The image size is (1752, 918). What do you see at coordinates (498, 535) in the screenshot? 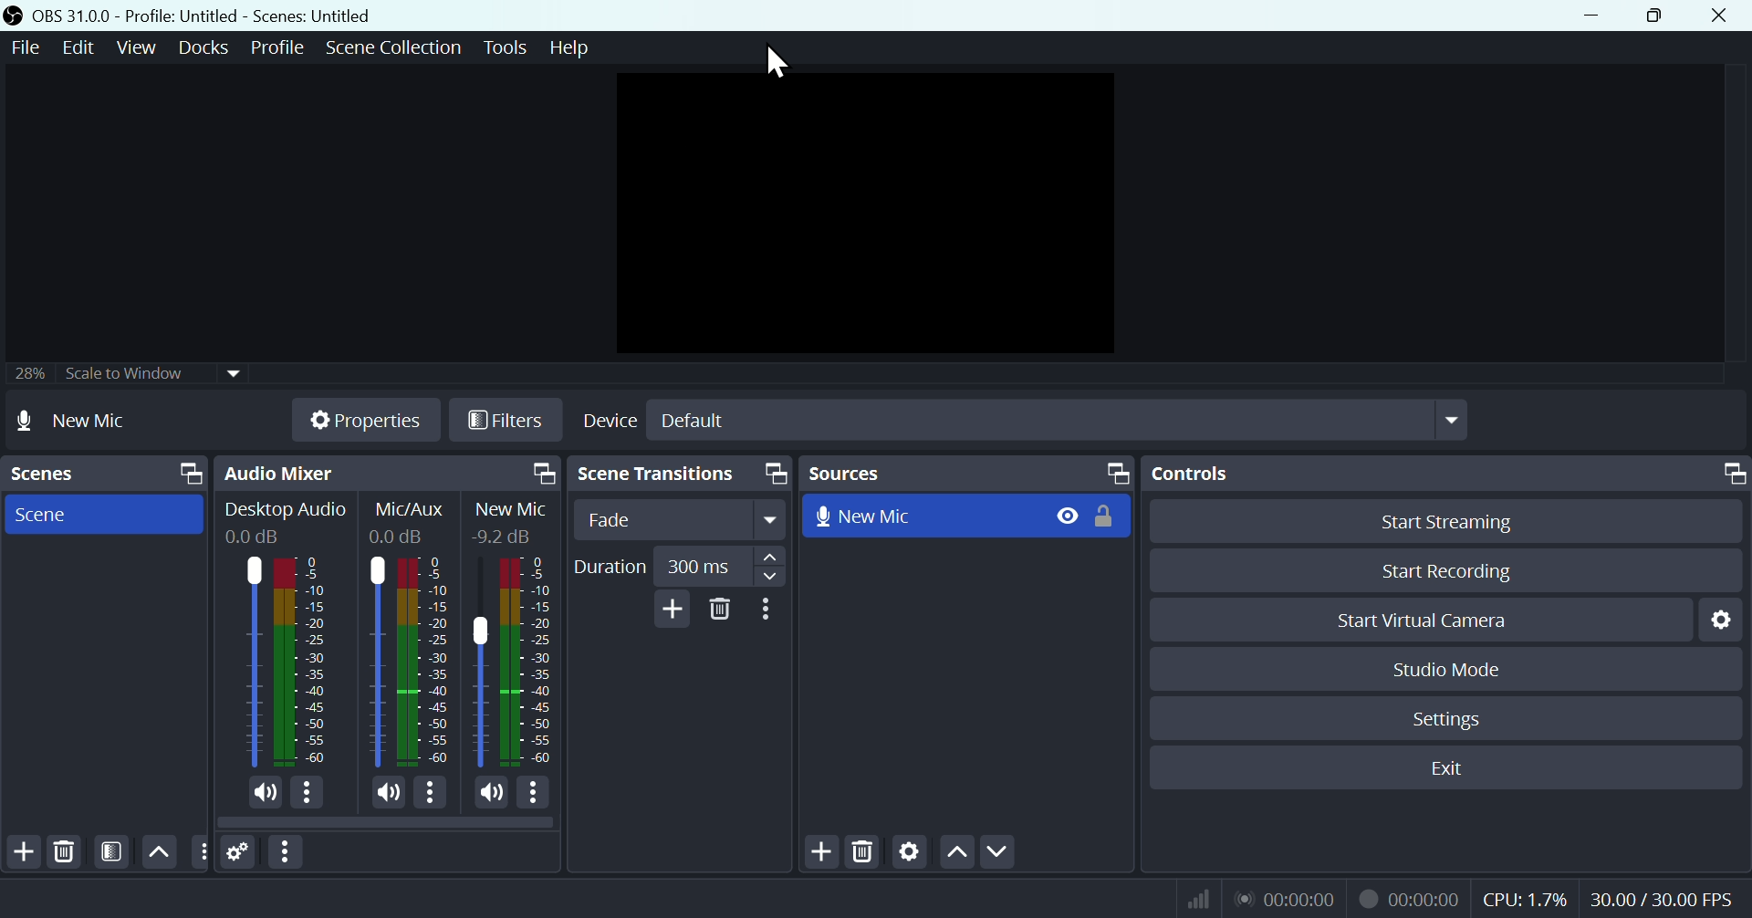
I see `0.0dB` at bounding box center [498, 535].